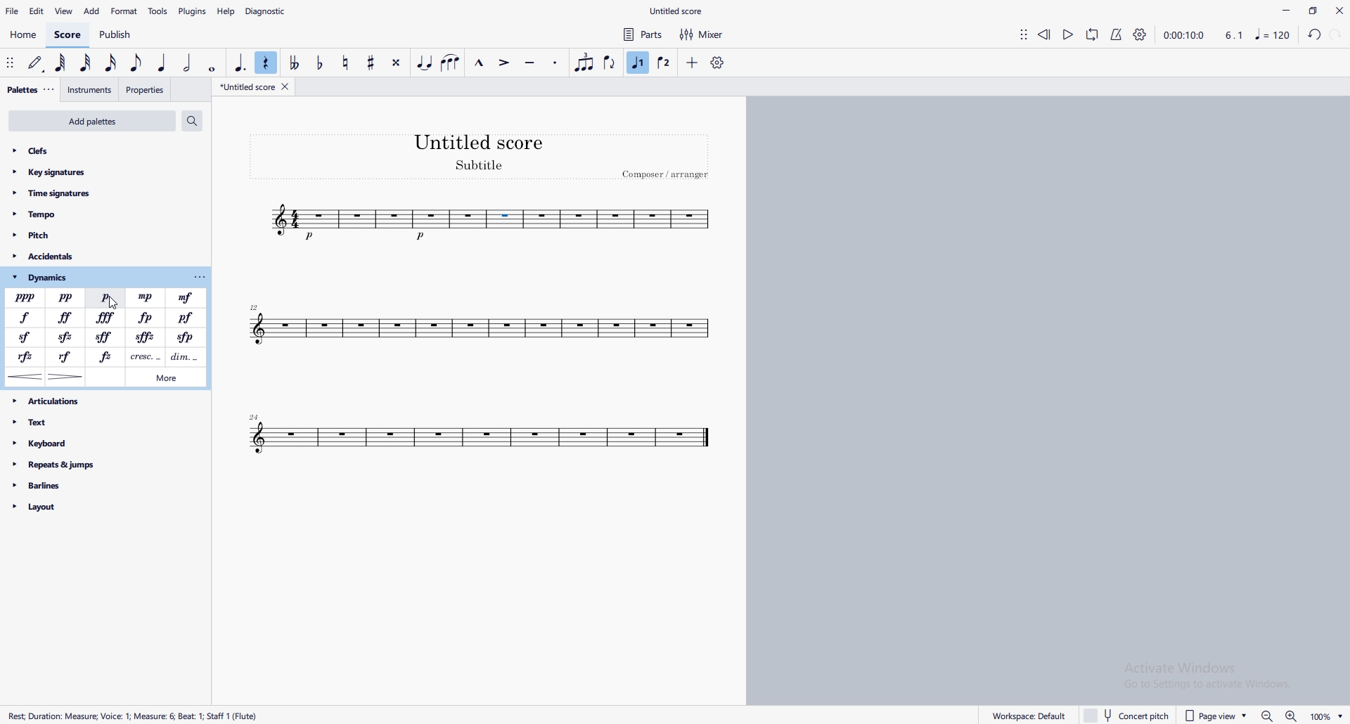  Describe the element at coordinates (137, 63) in the screenshot. I see `eighth note` at that location.